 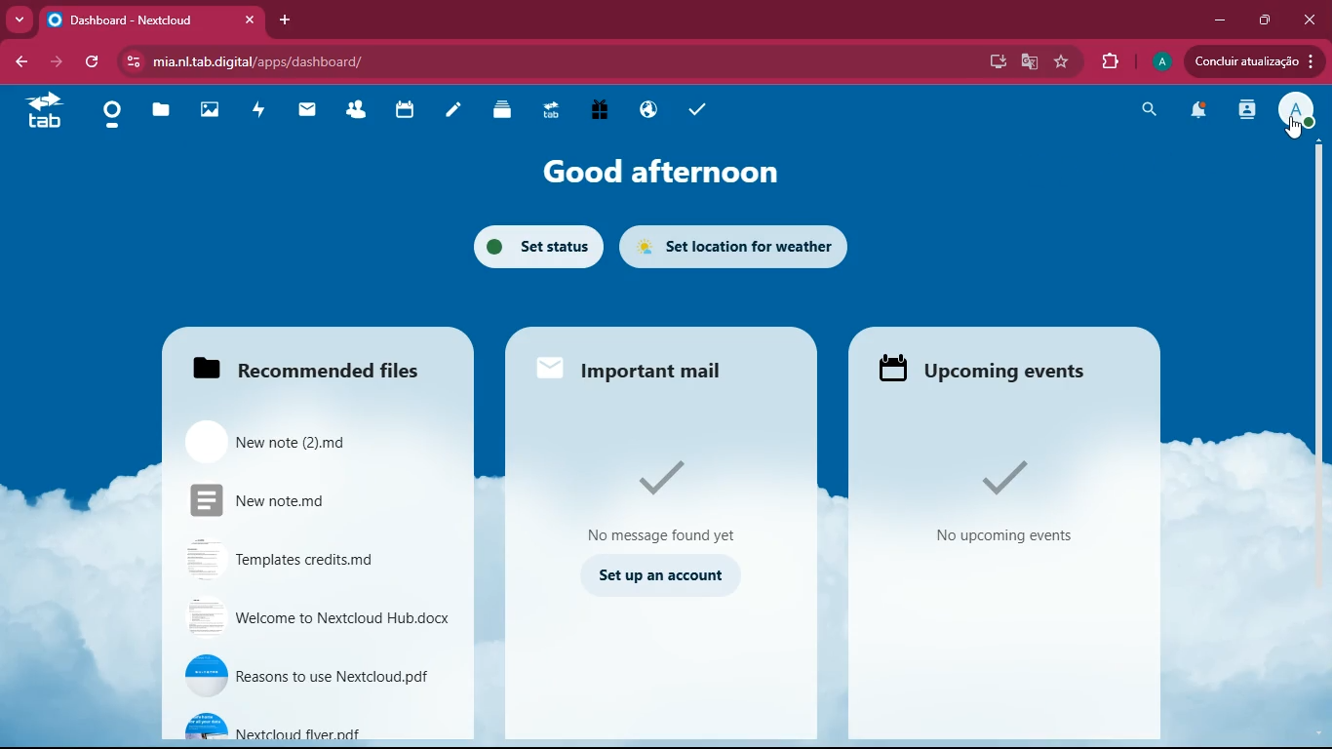 What do you see at coordinates (107, 118) in the screenshot?
I see `home` at bounding box center [107, 118].